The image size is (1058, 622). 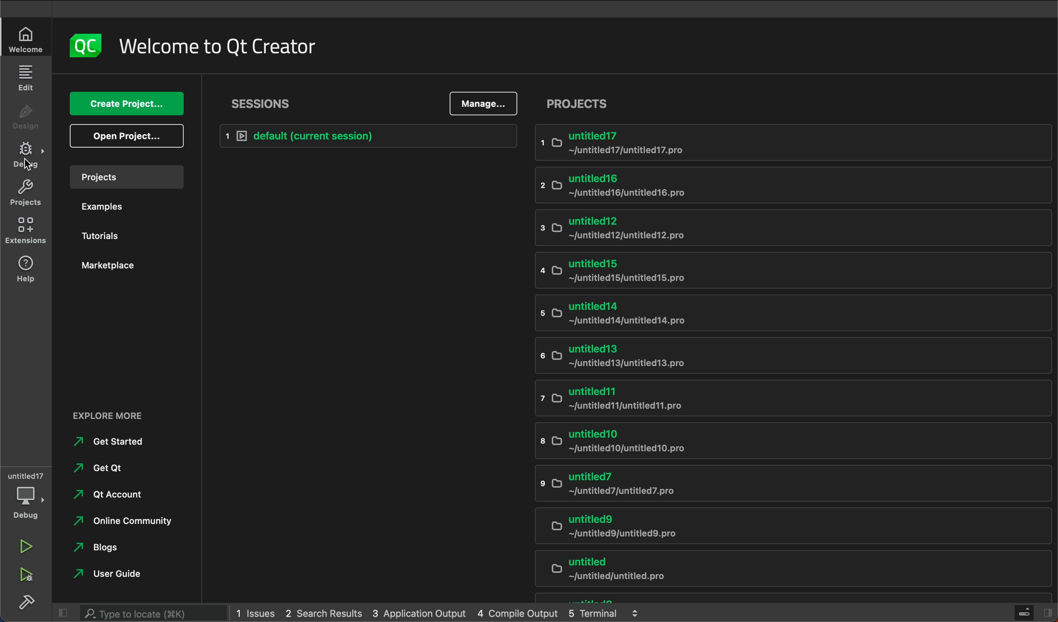 What do you see at coordinates (100, 468) in the screenshot?
I see `Get Qt` at bounding box center [100, 468].